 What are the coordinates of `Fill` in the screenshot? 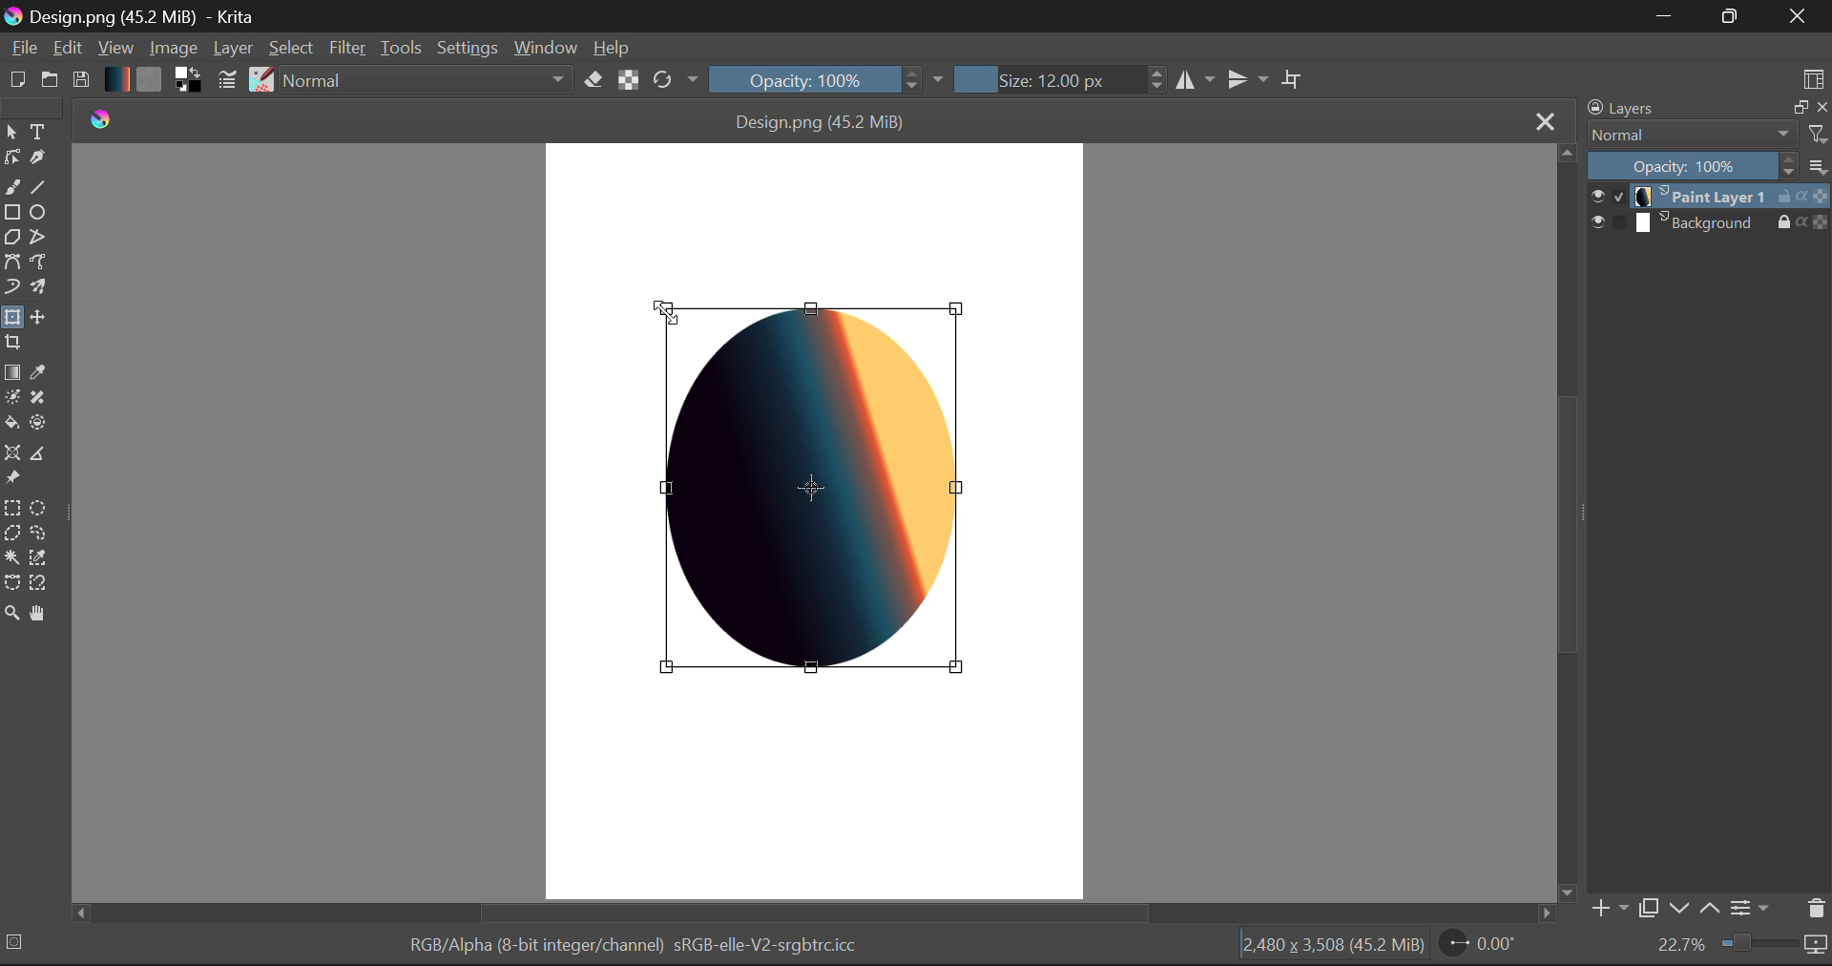 It's located at (12, 422).